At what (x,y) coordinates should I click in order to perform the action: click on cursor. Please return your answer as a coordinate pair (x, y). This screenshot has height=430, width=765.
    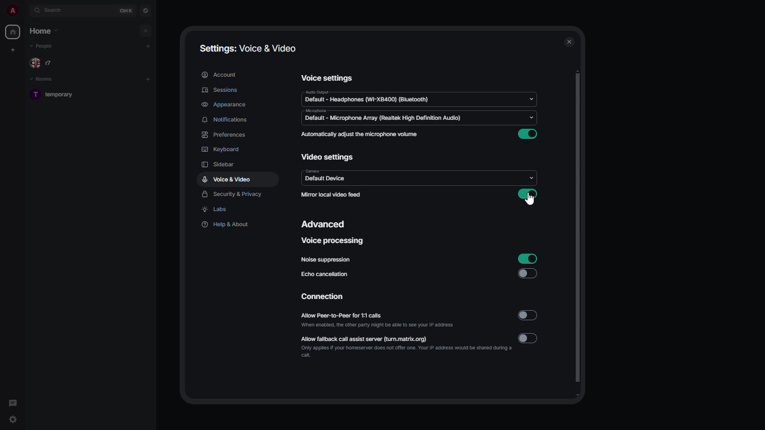
    Looking at the image, I should click on (532, 203).